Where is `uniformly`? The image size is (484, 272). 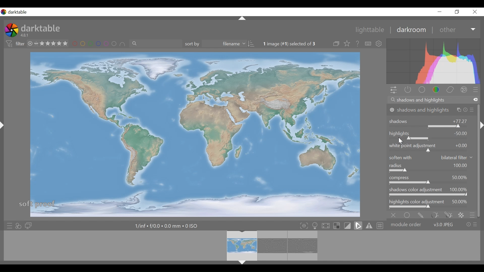 uniformly is located at coordinates (408, 215).